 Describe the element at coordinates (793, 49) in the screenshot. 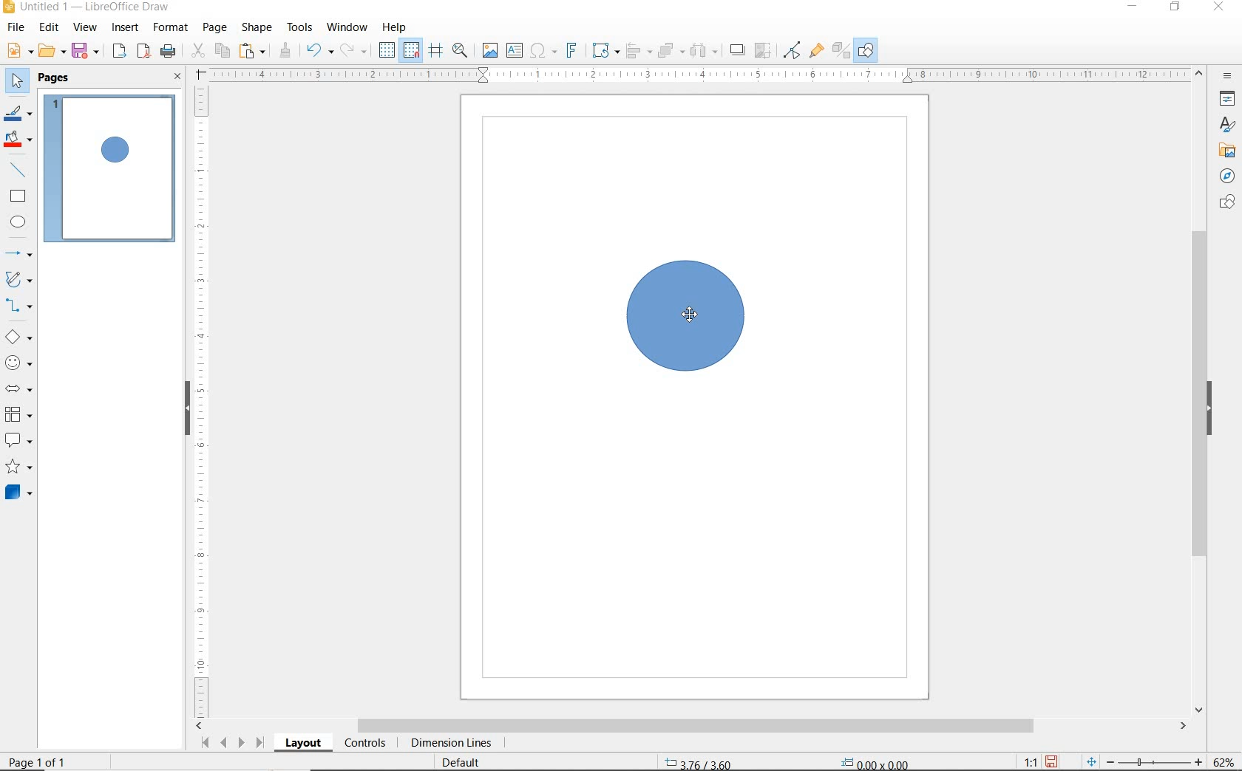

I see `TOGGLE POINT EDIT MODE` at that location.